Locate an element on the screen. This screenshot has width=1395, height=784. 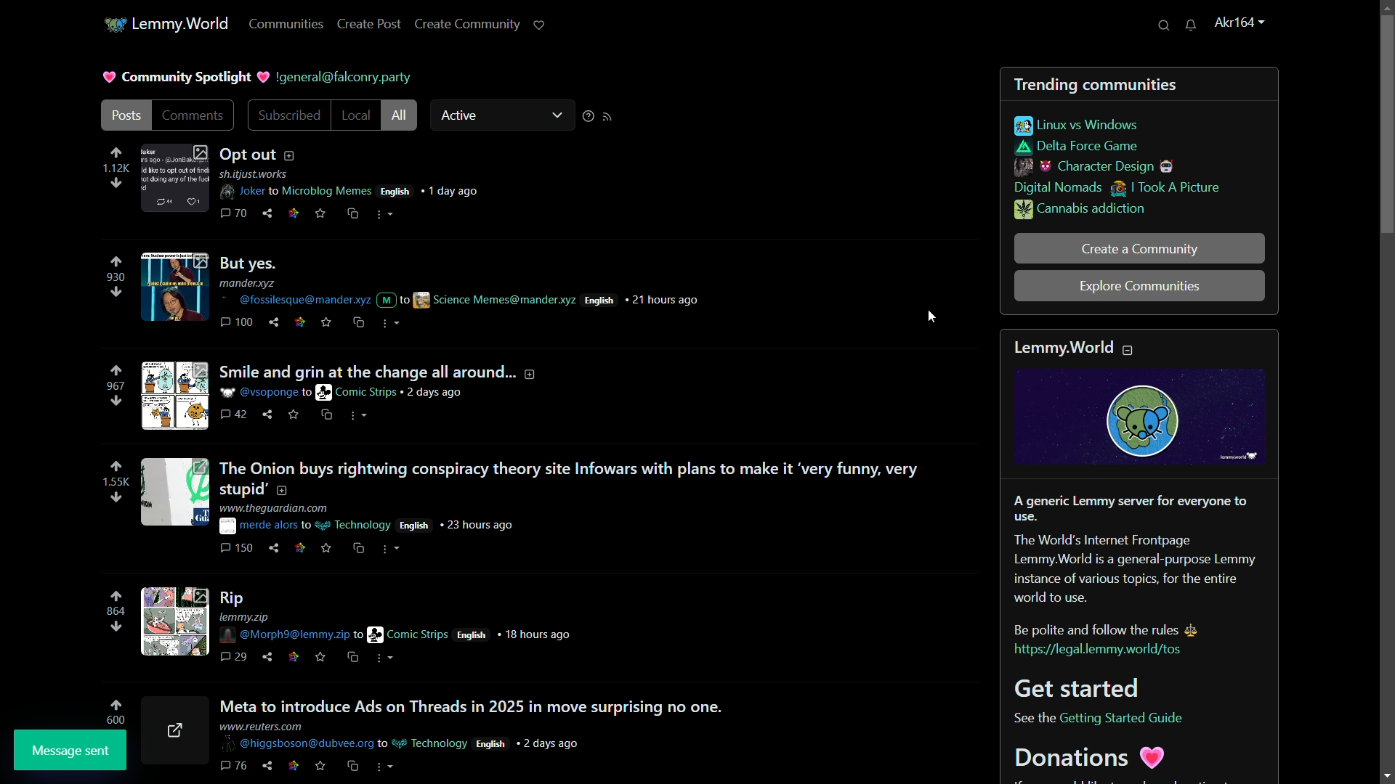
create community is located at coordinates (468, 25).